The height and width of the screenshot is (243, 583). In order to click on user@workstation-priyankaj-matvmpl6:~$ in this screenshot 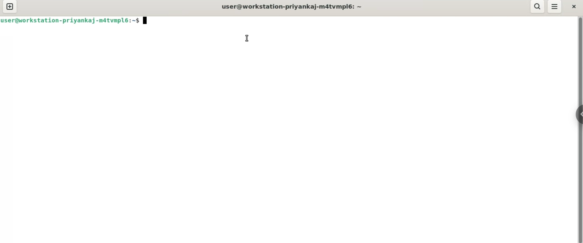, I will do `click(291, 6)`.